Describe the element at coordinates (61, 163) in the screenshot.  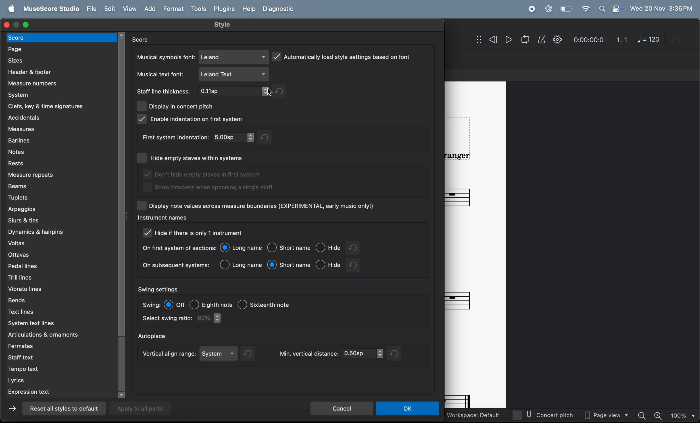
I see `rests` at that location.